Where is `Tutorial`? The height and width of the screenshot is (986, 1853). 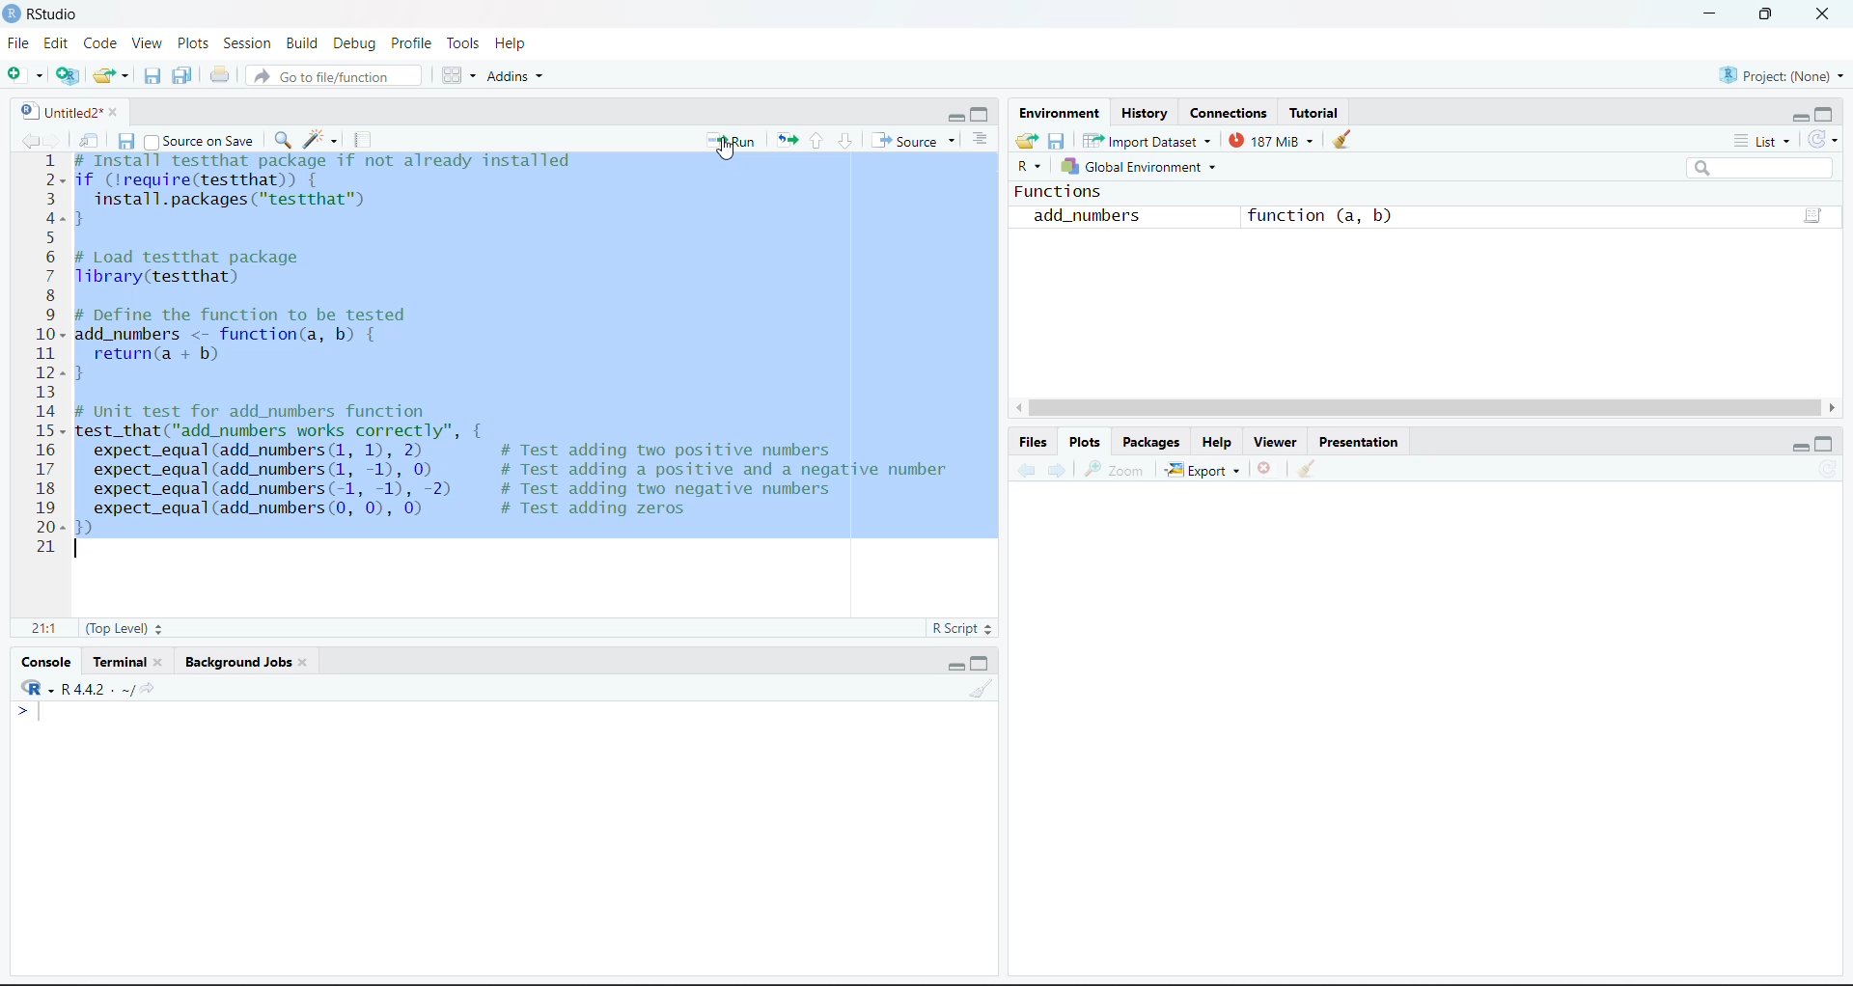 Tutorial is located at coordinates (1313, 112).